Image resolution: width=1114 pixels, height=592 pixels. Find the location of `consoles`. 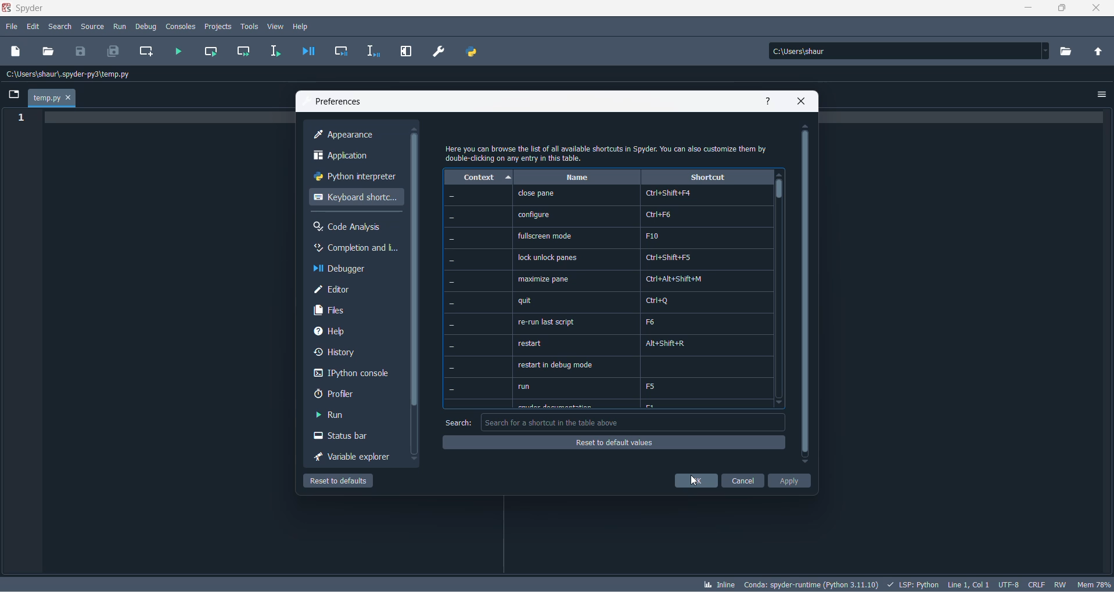

consoles is located at coordinates (181, 26).